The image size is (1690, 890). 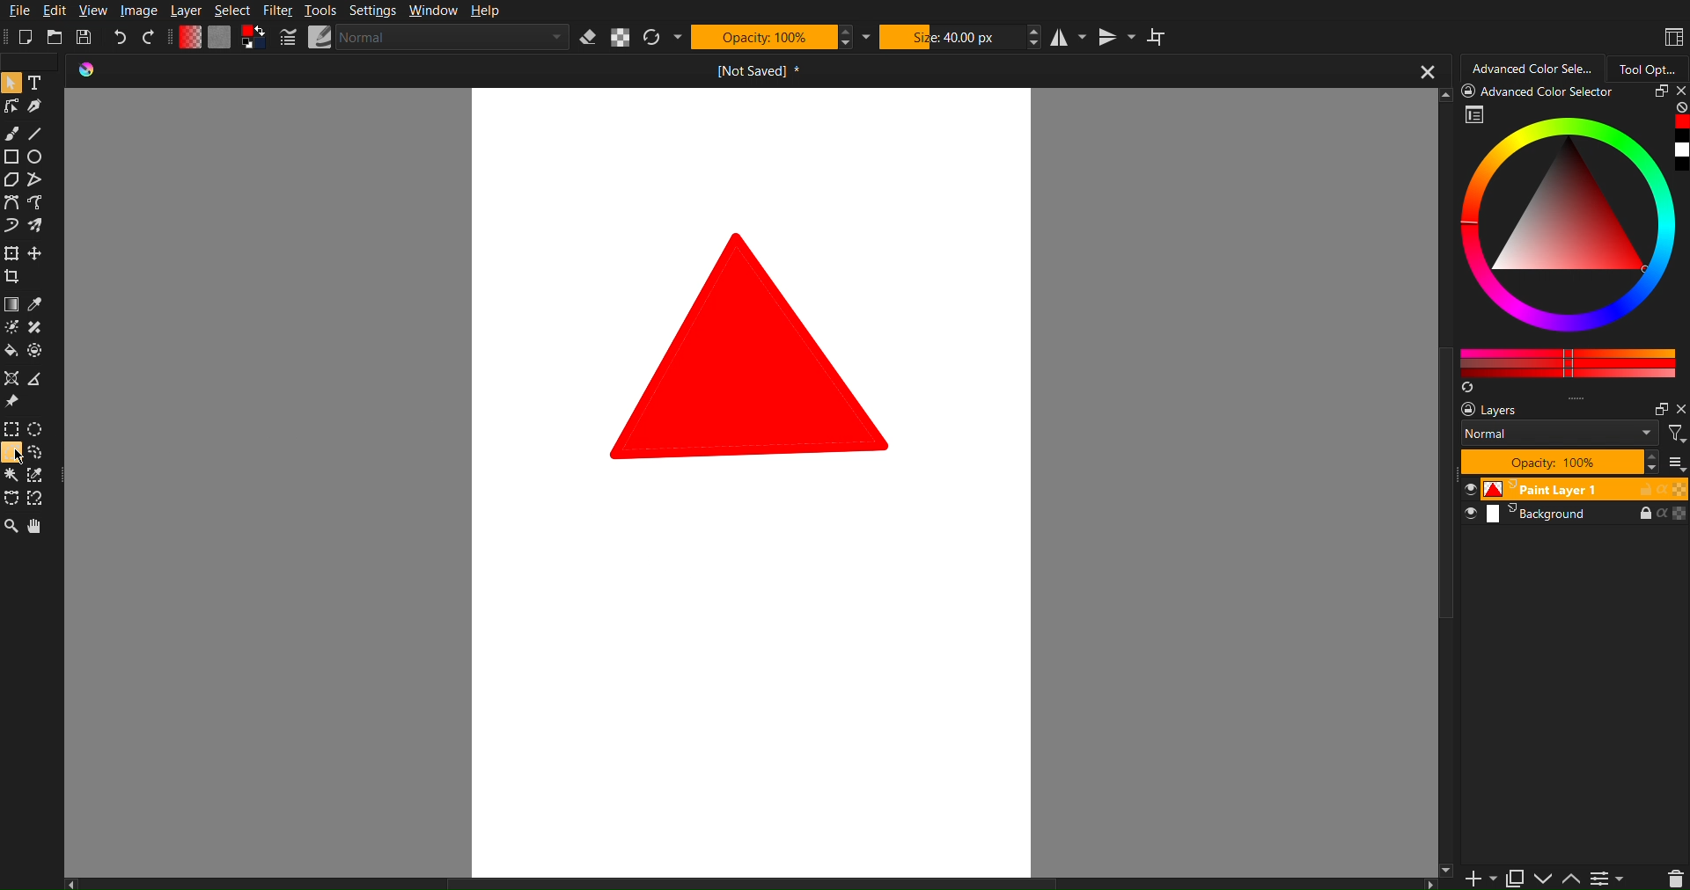 I want to click on Alpha, so click(x=621, y=38).